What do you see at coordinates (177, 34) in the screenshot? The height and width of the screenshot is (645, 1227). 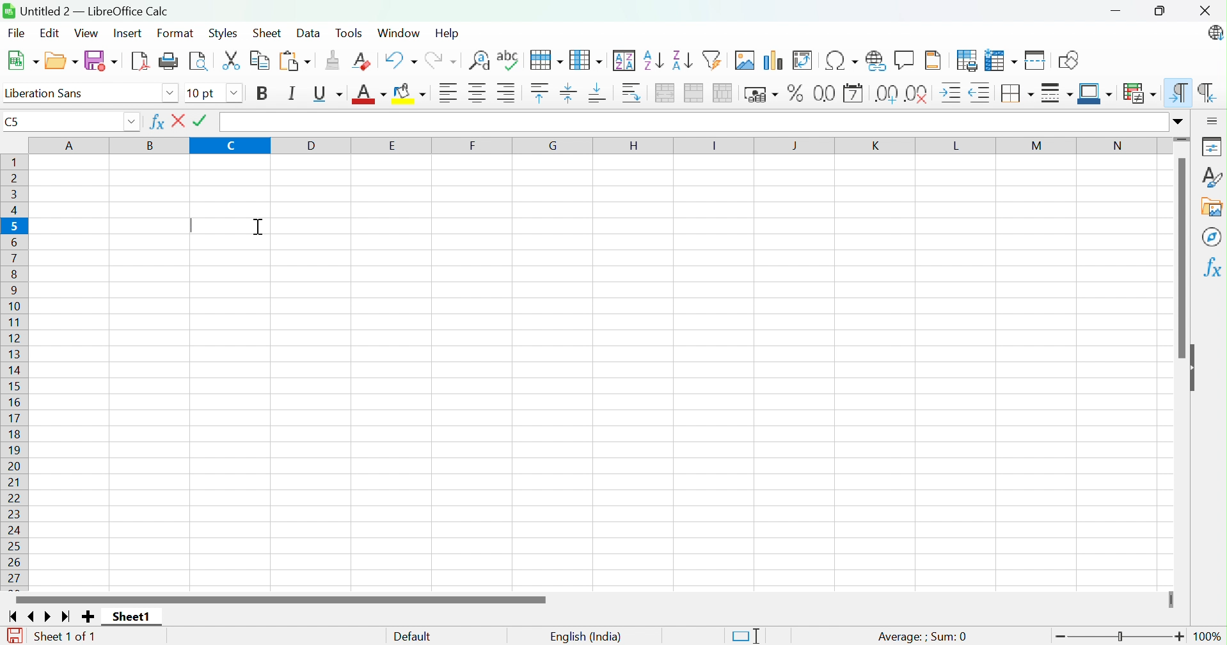 I see `Format` at bounding box center [177, 34].